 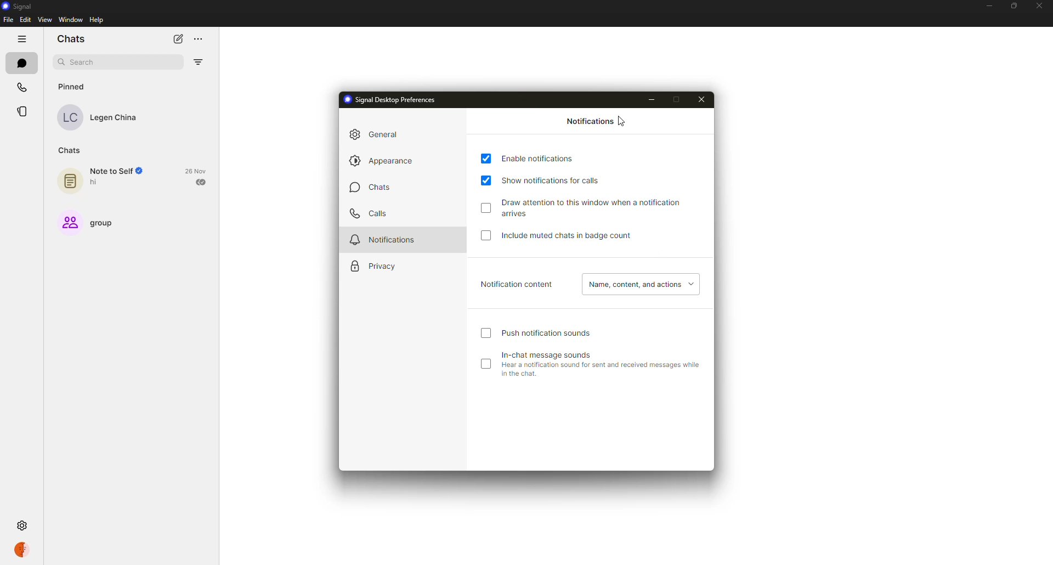 I want to click on stories, so click(x=23, y=111).